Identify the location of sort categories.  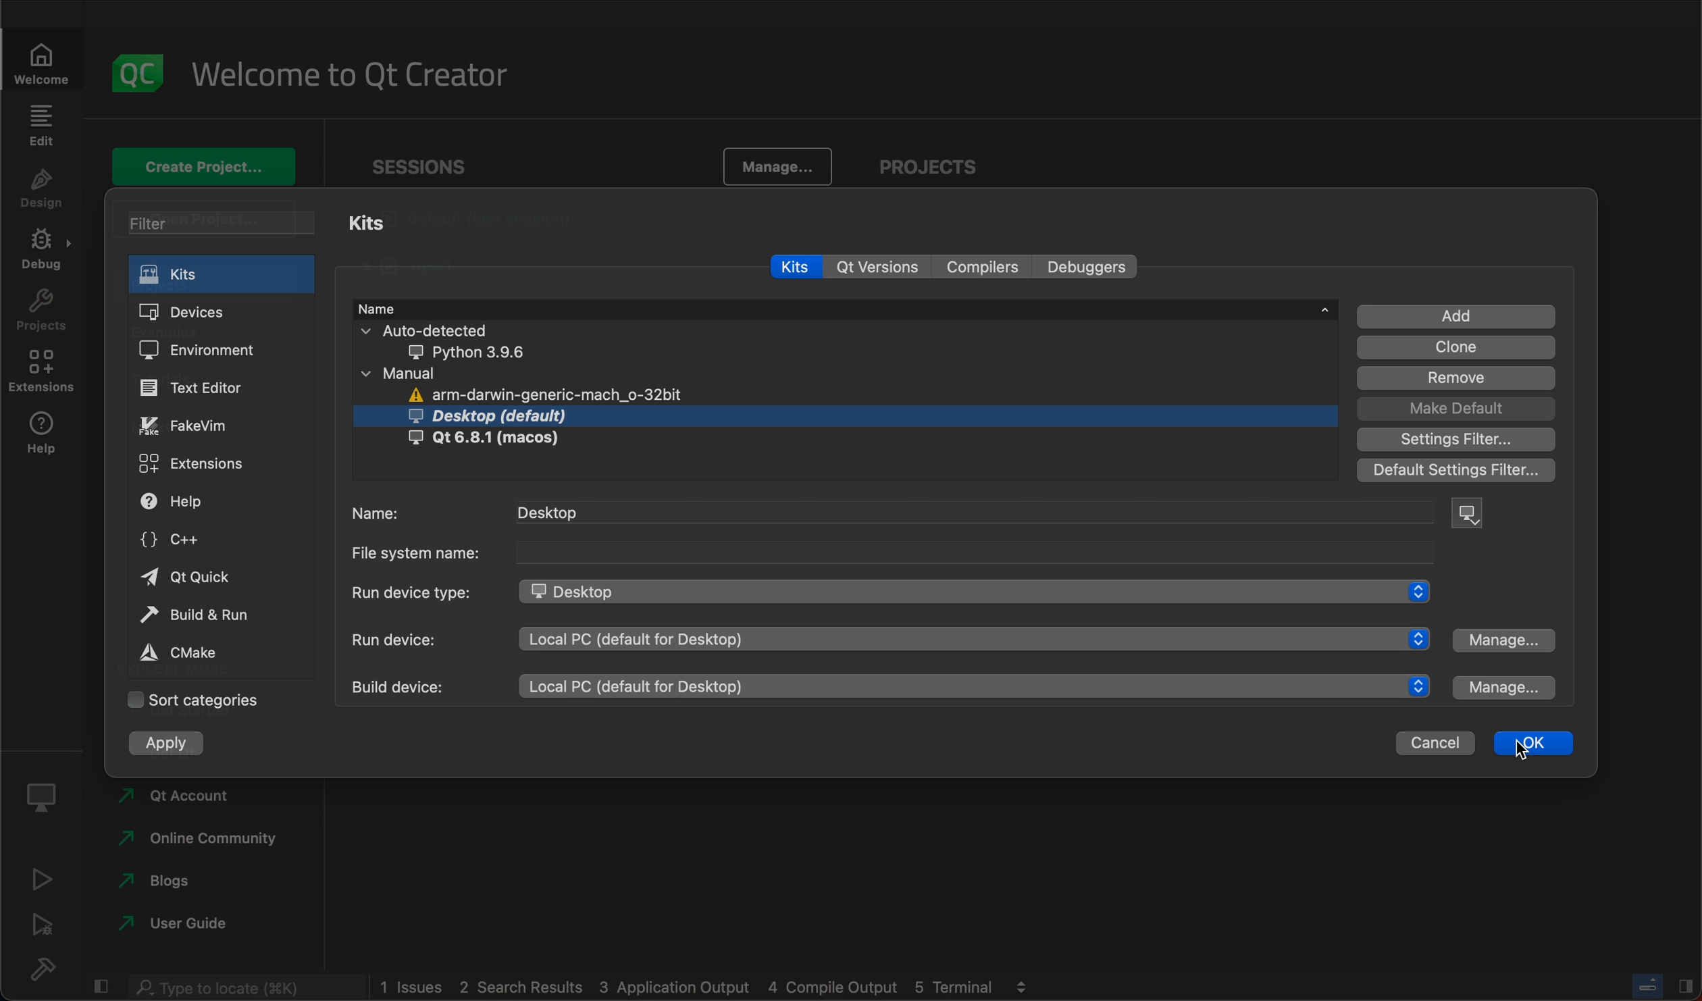
(193, 699).